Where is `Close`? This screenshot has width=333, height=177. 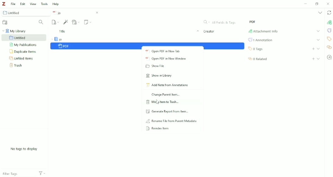 Close is located at coordinates (328, 4).